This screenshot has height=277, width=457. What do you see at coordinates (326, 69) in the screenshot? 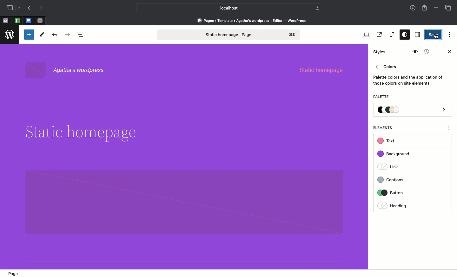
I see `Static homepage` at bounding box center [326, 69].